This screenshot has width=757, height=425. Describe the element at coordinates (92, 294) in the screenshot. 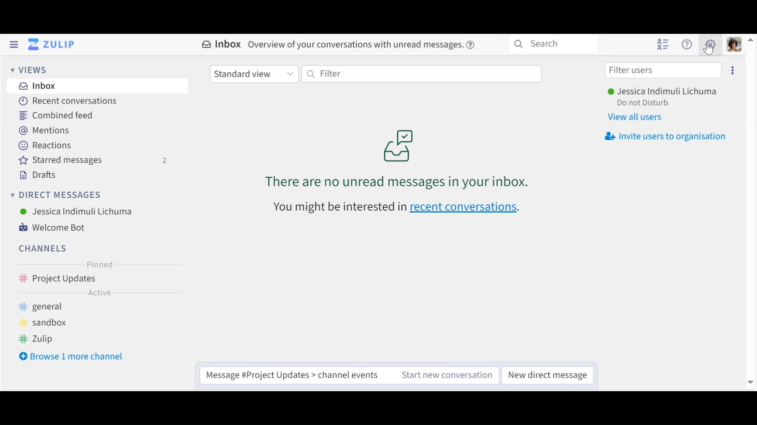

I see `Active` at that location.